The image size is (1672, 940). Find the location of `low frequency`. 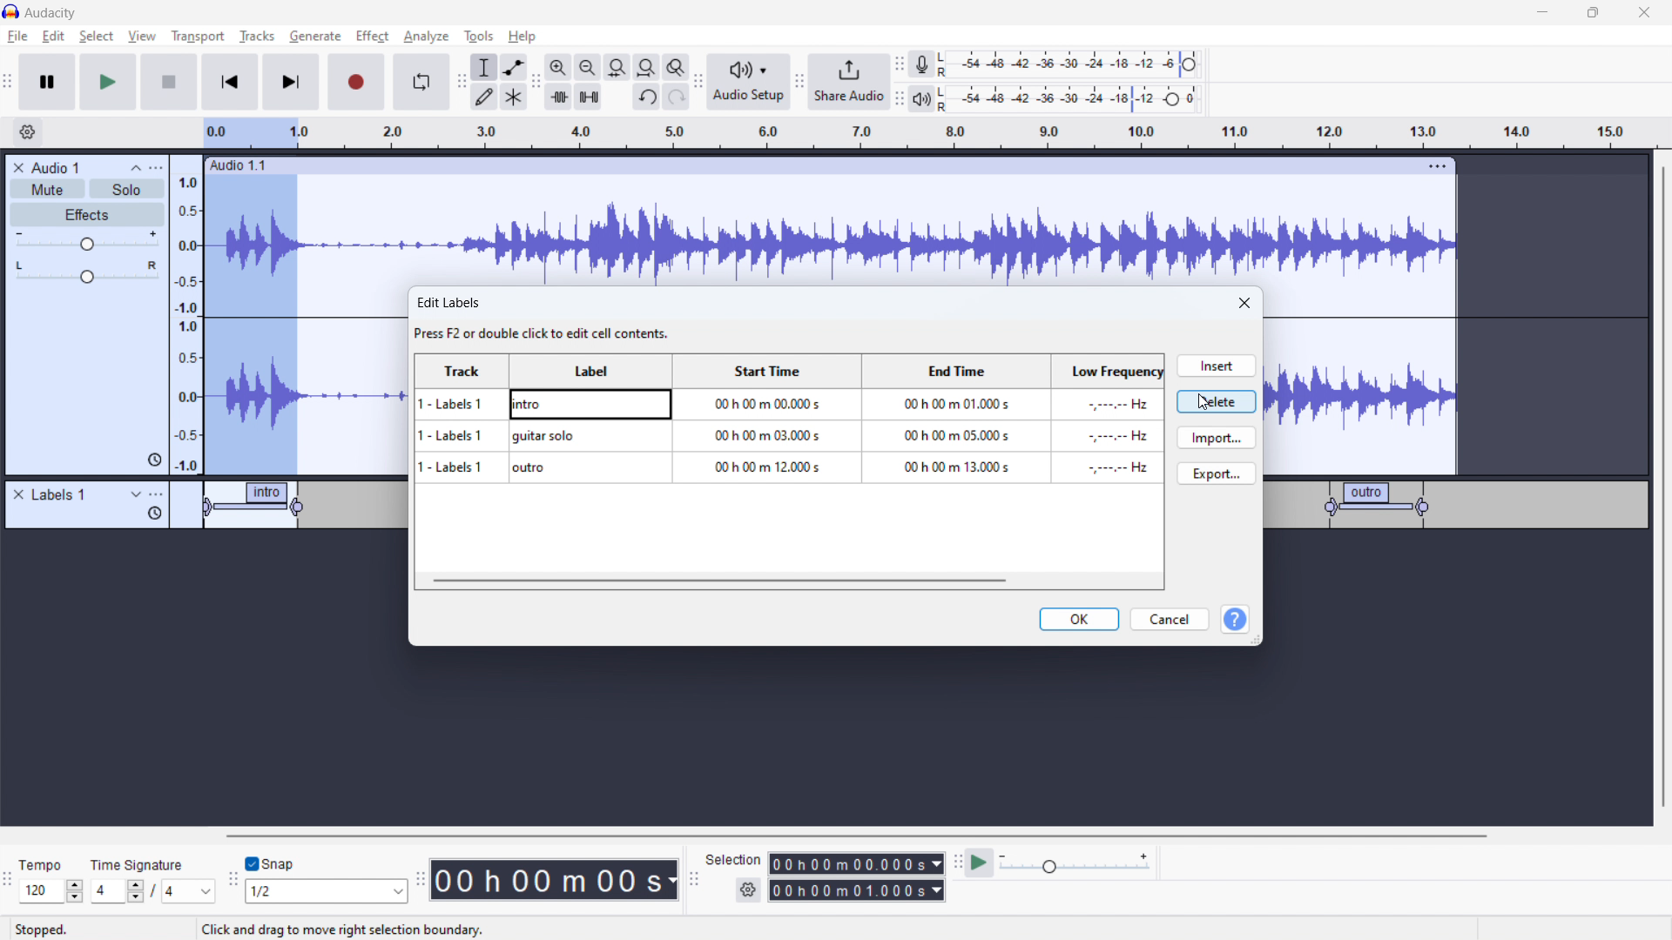

low frequency is located at coordinates (1107, 420).